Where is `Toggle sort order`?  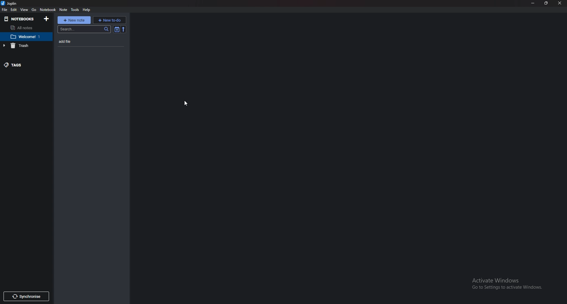
Toggle sort order is located at coordinates (116, 30).